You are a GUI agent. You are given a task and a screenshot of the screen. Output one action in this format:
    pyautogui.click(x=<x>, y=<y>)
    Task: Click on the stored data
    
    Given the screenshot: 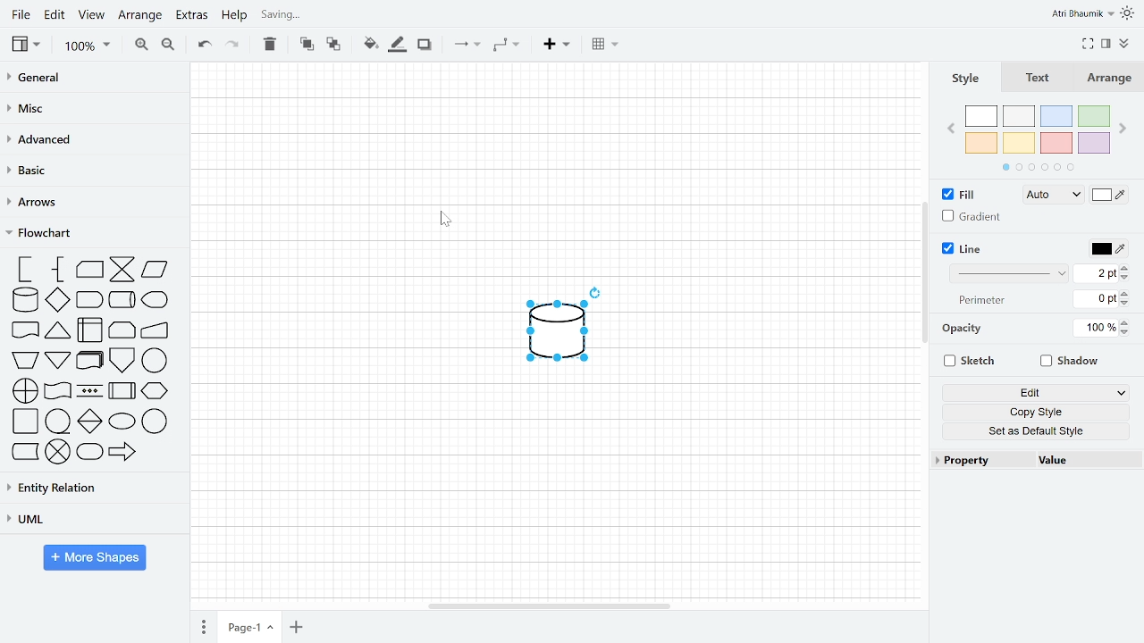 What is the action you would take?
    pyautogui.click(x=23, y=453)
    